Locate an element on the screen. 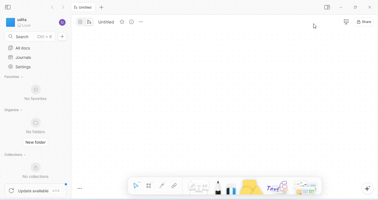 The image size is (378, 200). update available is located at coordinates (36, 190).